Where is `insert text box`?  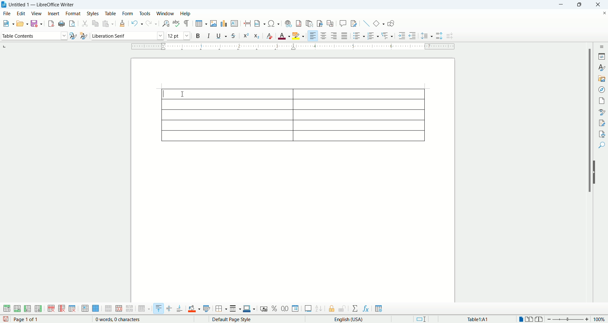
insert text box is located at coordinates (235, 23).